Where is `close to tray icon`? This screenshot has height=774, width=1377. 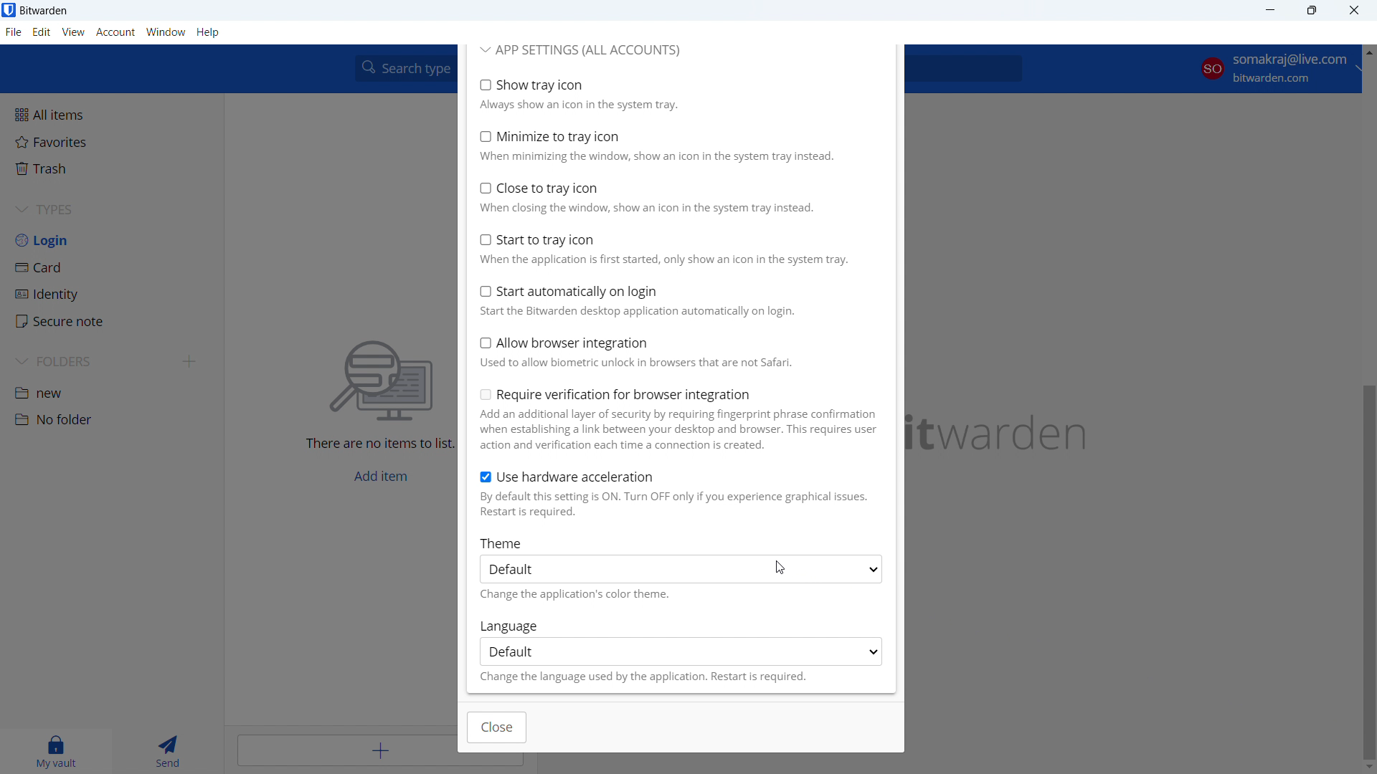 close to tray icon is located at coordinates (675, 197).